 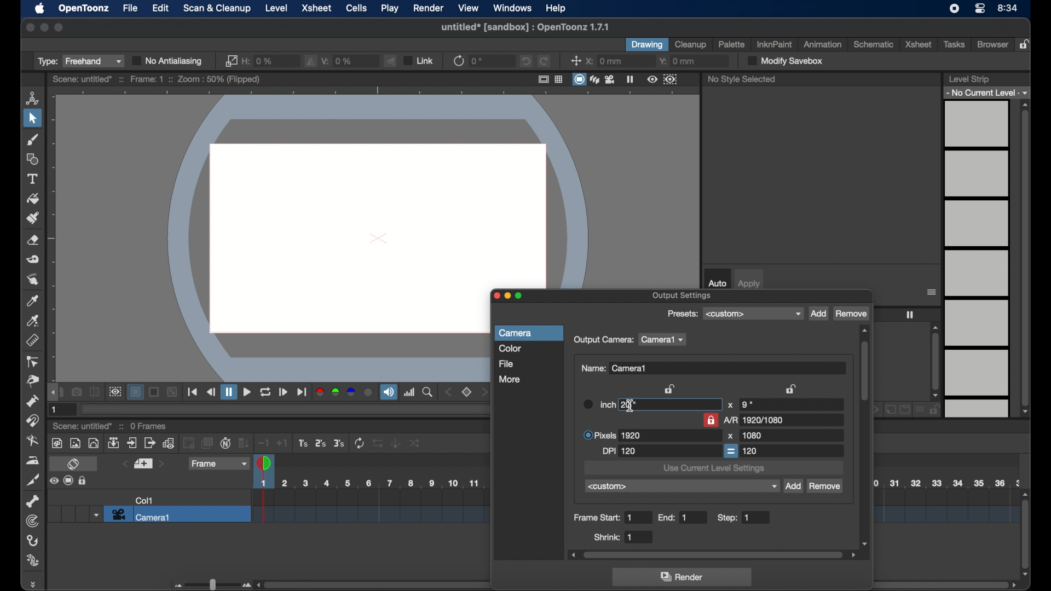 What do you see at coordinates (910, 315) in the screenshot?
I see `freeze` at bounding box center [910, 315].